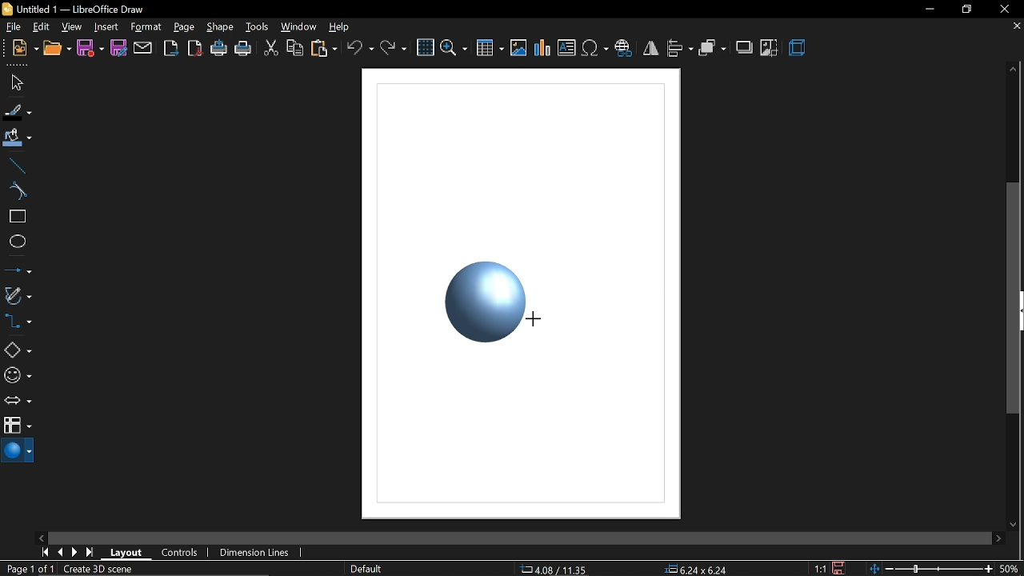 This screenshot has width=1024, height=576. I want to click on go to first page, so click(46, 554).